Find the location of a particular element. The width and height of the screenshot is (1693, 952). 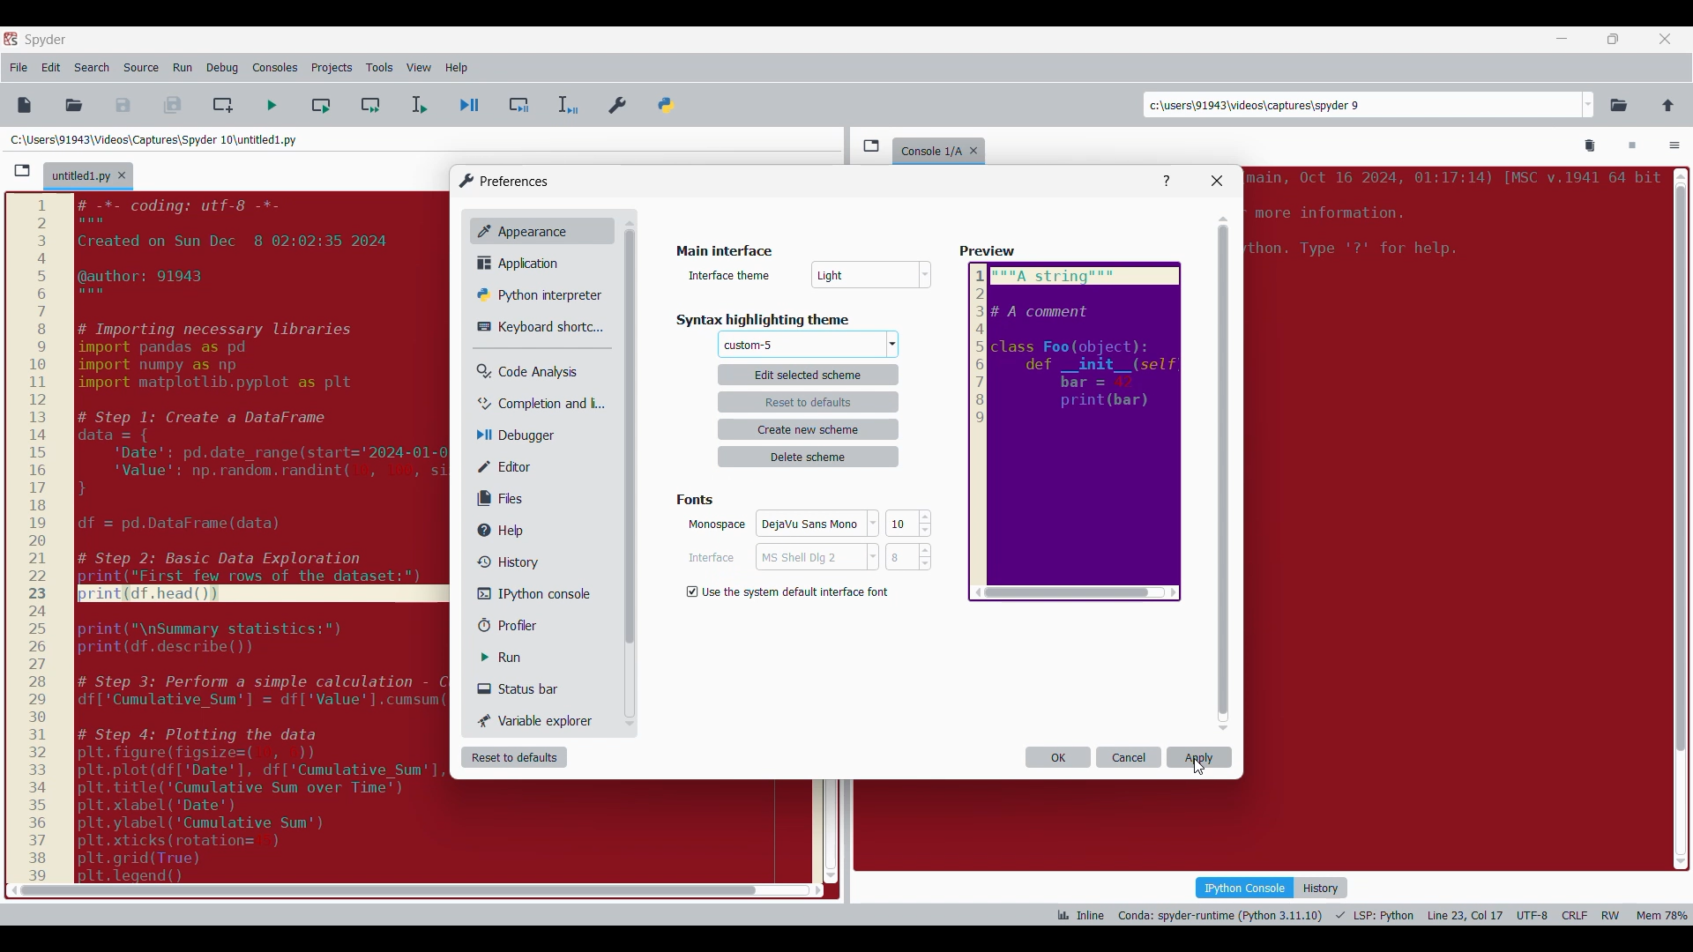

Appearance, current selection highlighted is located at coordinates (518, 229).